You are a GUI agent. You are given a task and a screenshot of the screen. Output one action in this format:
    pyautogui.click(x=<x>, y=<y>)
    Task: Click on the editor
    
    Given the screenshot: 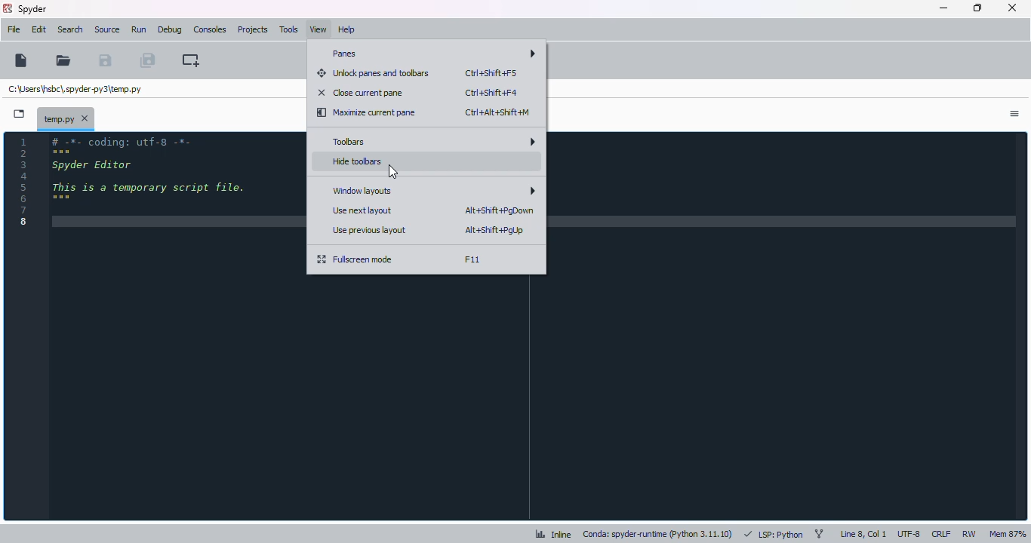 What is the action you would take?
    pyautogui.click(x=174, y=323)
    